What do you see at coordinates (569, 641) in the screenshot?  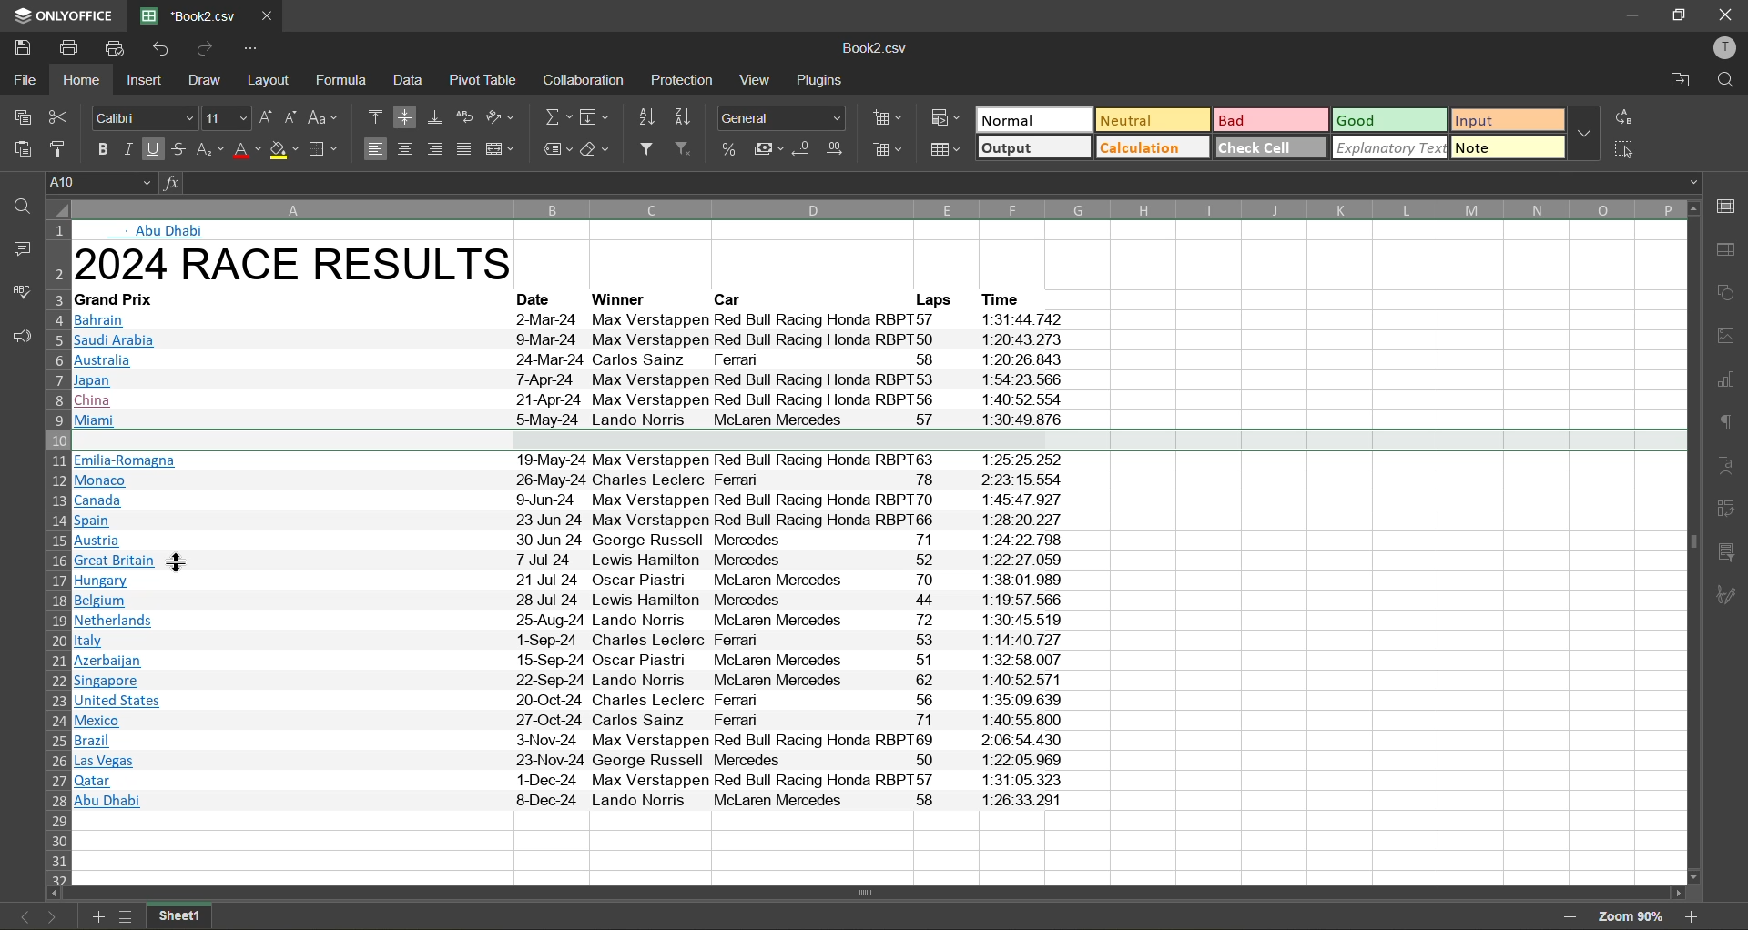 I see `Italy 1-Sep-24 Charles Leclerc Ferran 53 1:14:40.727` at bounding box center [569, 641].